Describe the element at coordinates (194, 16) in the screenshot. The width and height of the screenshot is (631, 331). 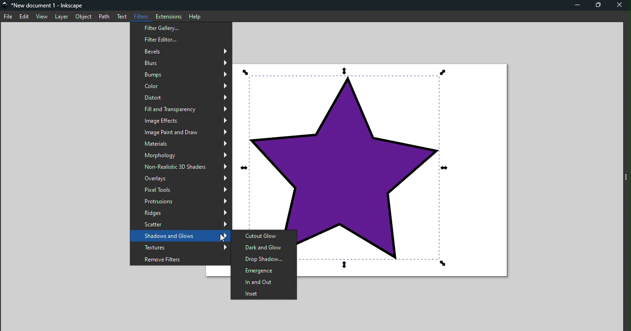
I see `Help` at that location.